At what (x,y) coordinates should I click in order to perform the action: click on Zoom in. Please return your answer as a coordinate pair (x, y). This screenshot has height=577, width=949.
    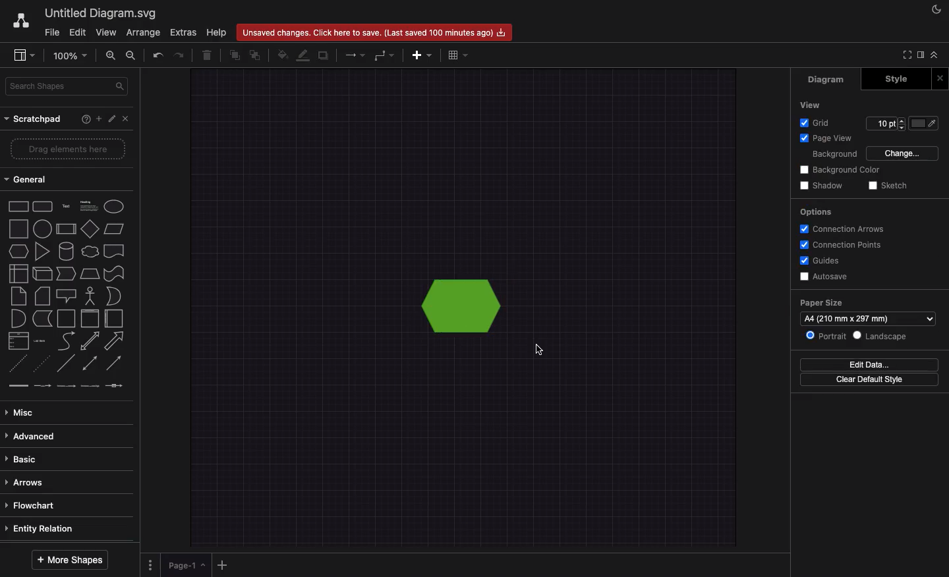
    Looking at the image, I should click on (111, 56).